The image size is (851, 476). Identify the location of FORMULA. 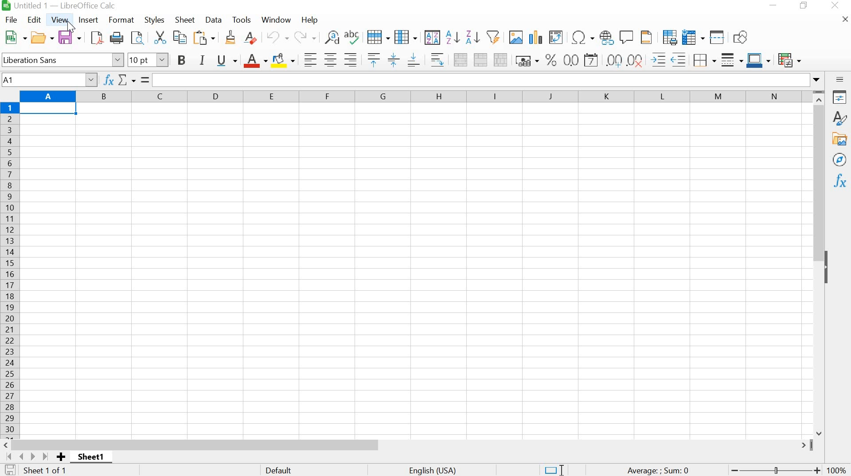
(146, 80).